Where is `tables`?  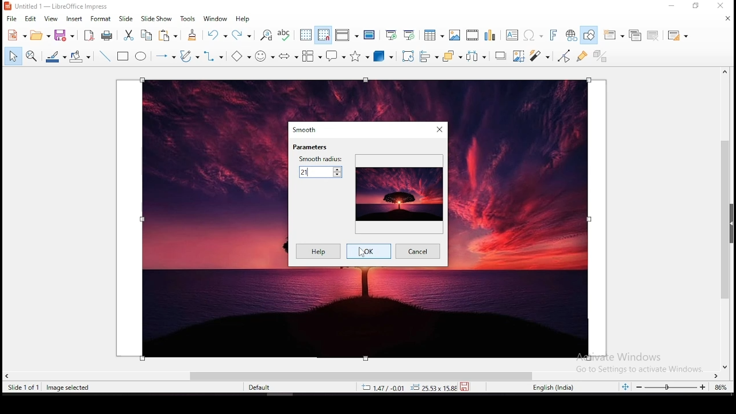 tables is located at coordinates (432, 35).